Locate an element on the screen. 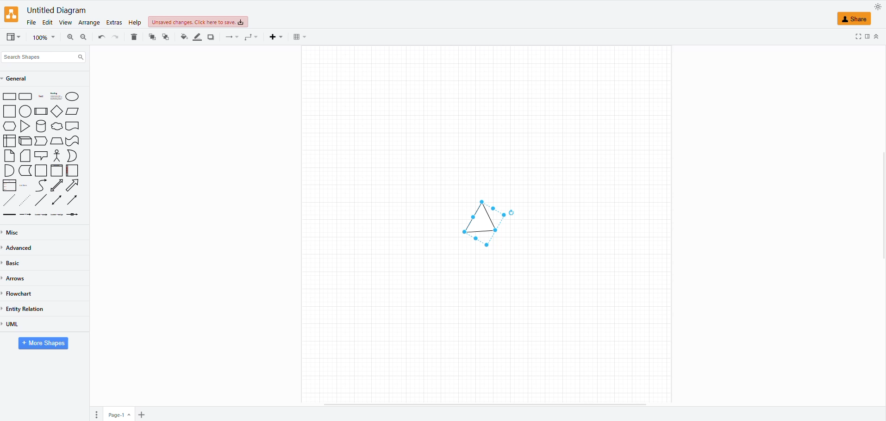 The height and width of the screenshot is (421, 886). Bordered Arrow is located at coordinates (73, 186).